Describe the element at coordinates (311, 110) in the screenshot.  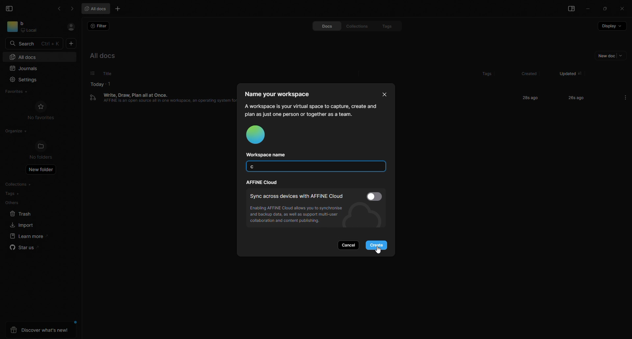
I see `info` at that location.